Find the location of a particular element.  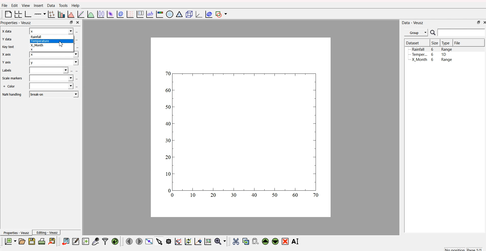

export to graphics format is located at coordinates (53, 241).